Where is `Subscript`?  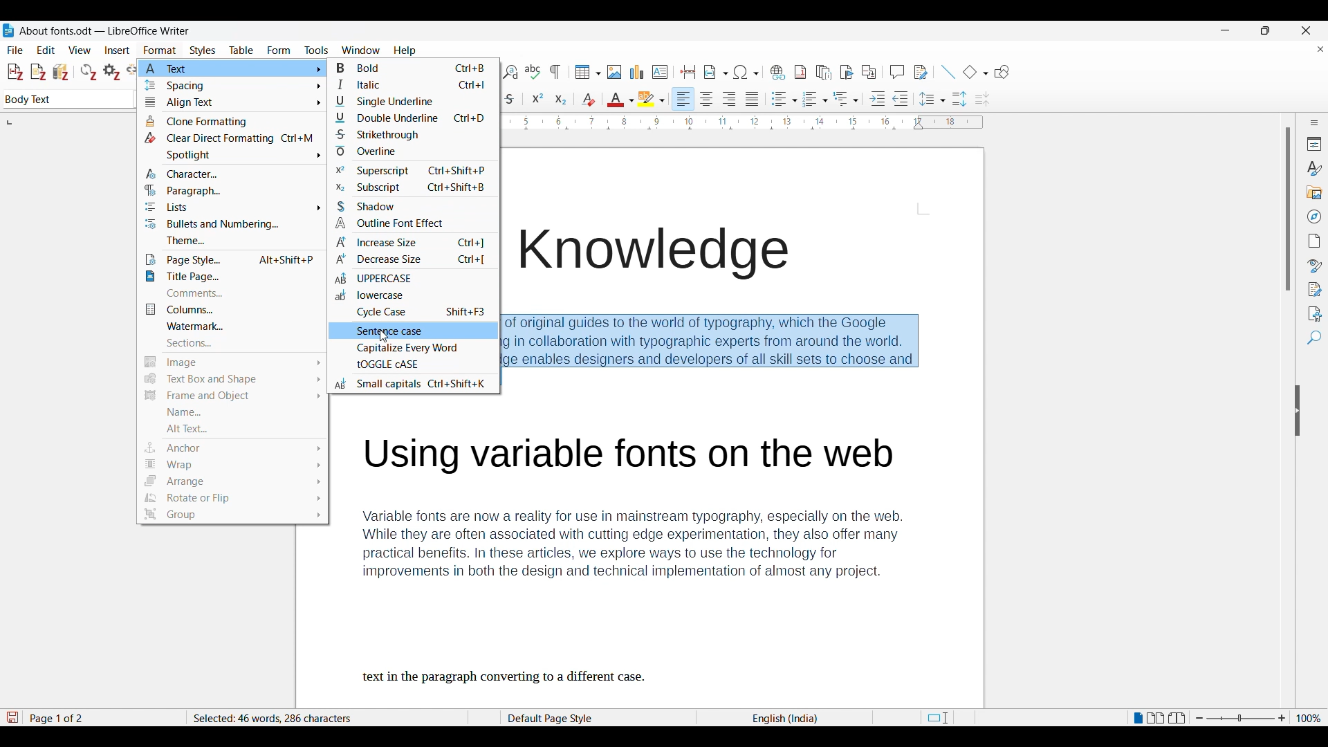
Subscript is located at coordinates (561, 99).